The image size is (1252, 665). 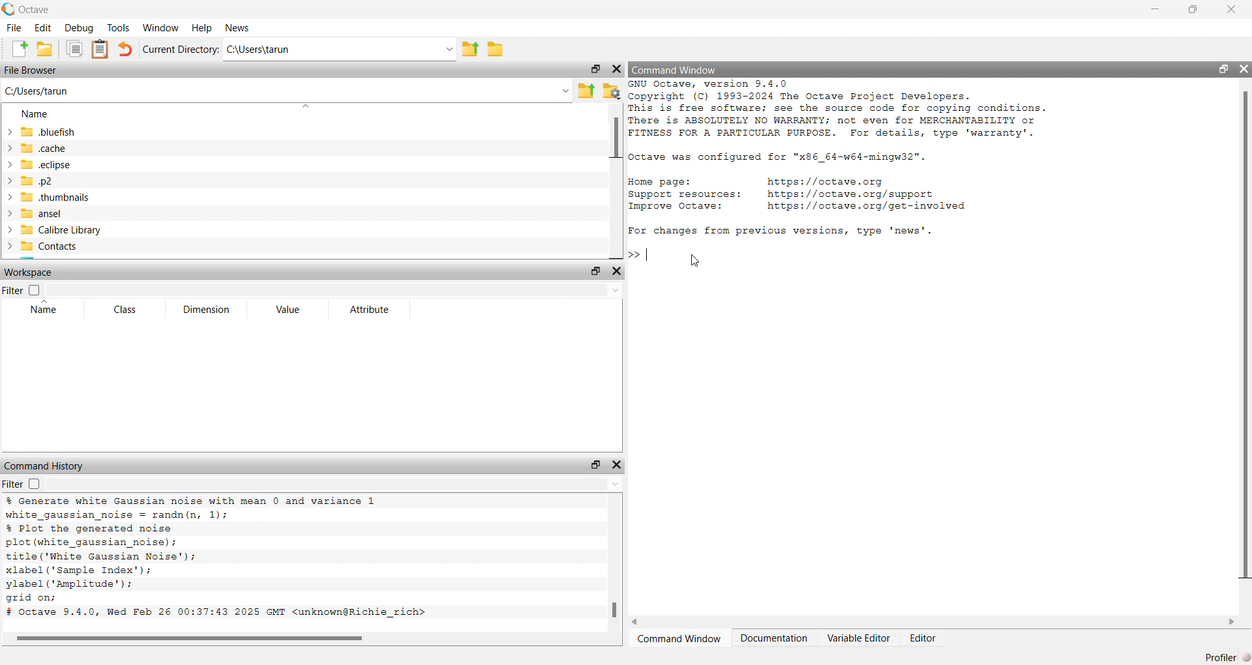 What do you see at coordinates (8, 9) in the screenshot?
I see `octave logo` at bounding box center [8, 9].